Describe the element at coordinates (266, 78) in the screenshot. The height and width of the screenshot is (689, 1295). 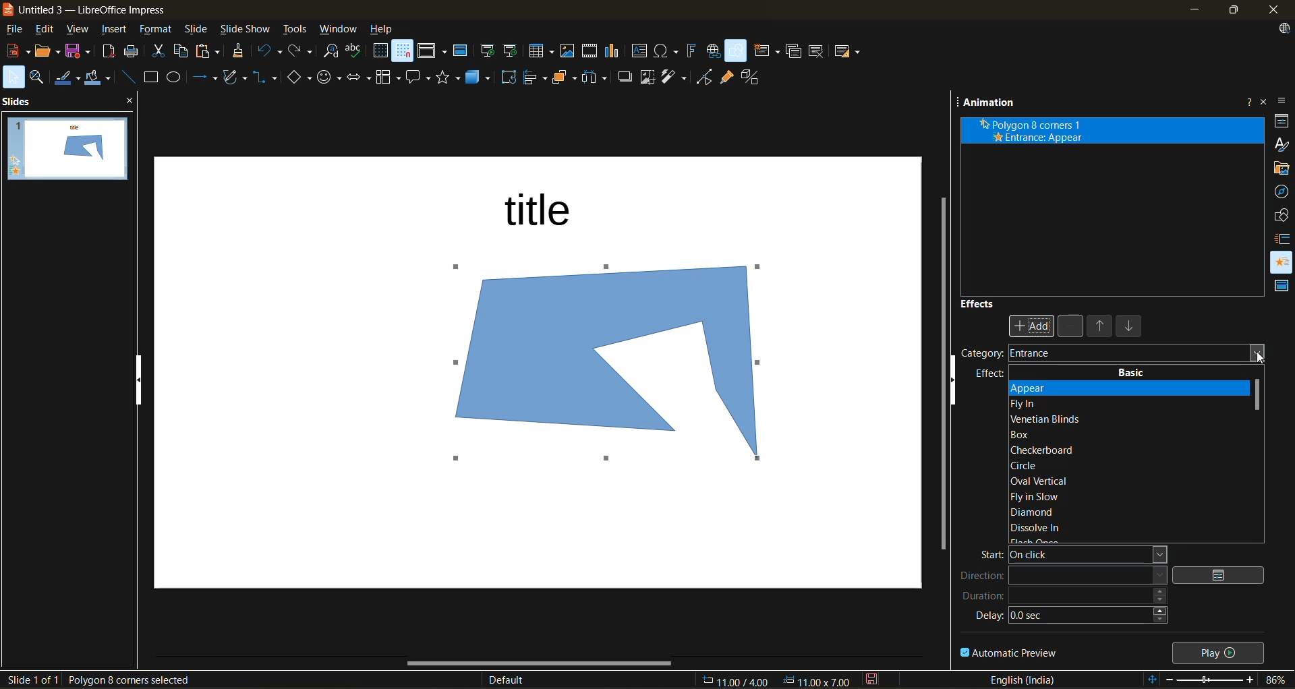
I see `connectors` at that location.